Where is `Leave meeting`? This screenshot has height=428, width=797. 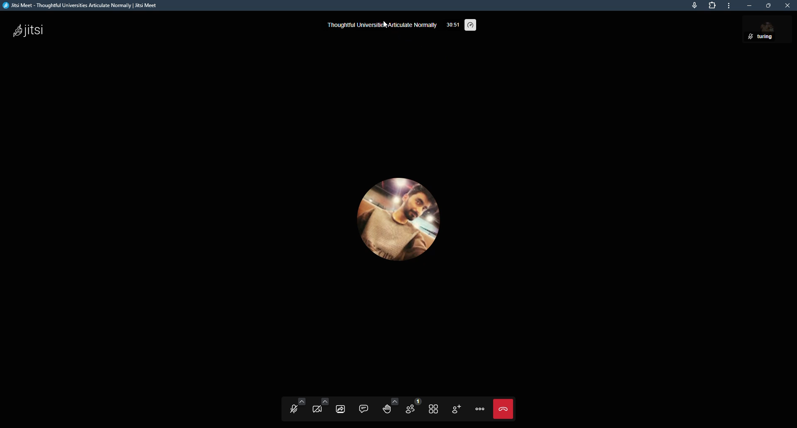 Leave meeting is located at coordinates (504, 409).